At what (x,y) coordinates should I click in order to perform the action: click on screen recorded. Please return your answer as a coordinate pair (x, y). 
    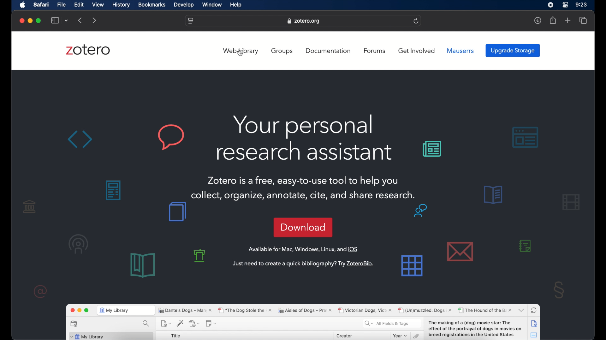
    Looking at the image, I should click on (550, 4).